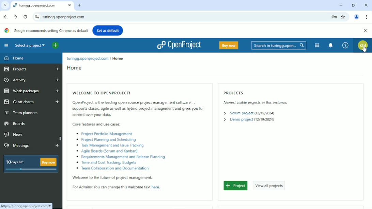 The height and width of the screenshot is (209, 372). I want to click on Reload this page, so click(25, 17).